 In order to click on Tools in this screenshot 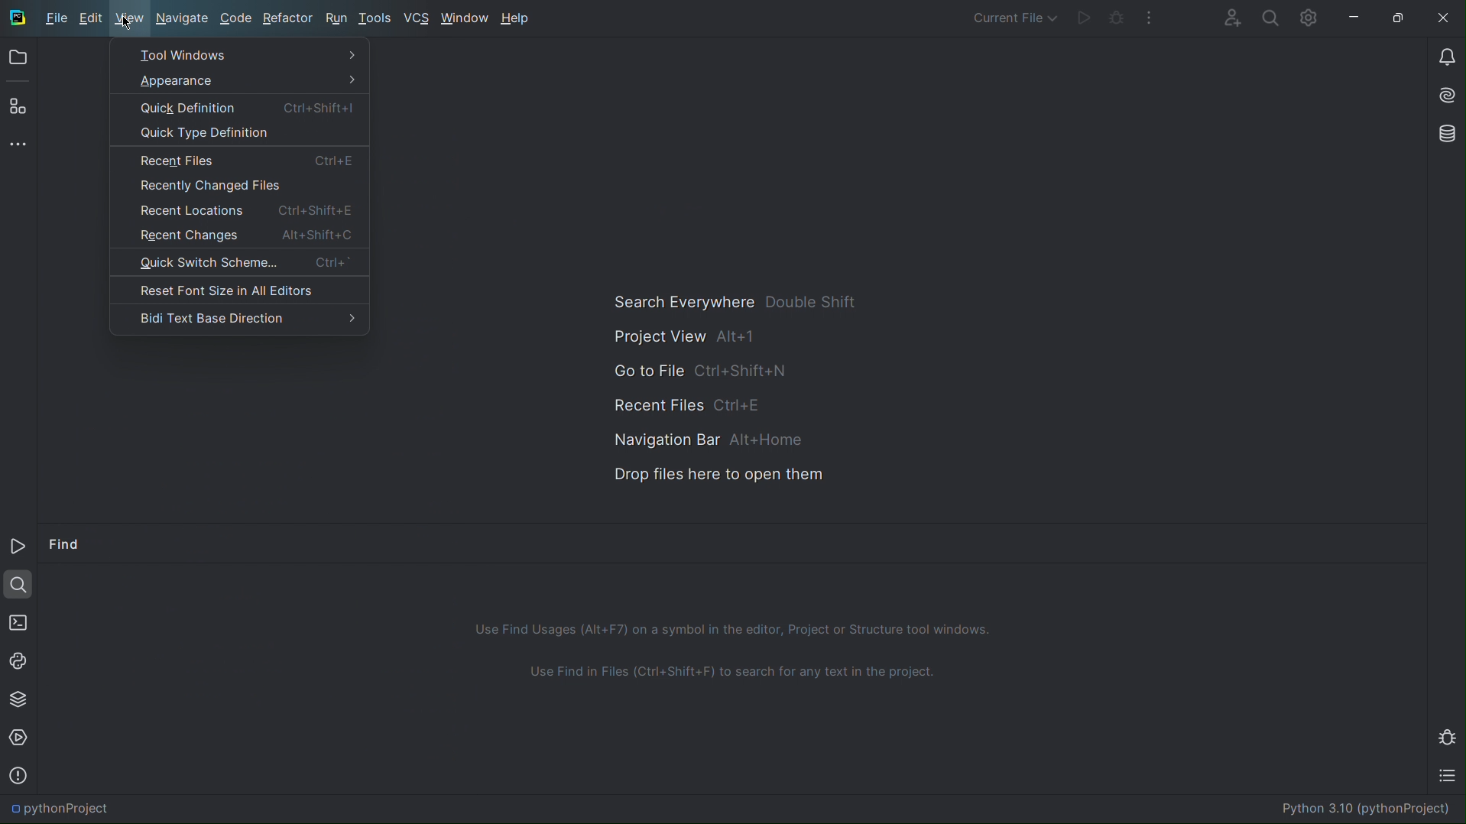, I will do `click(378, 19)`.